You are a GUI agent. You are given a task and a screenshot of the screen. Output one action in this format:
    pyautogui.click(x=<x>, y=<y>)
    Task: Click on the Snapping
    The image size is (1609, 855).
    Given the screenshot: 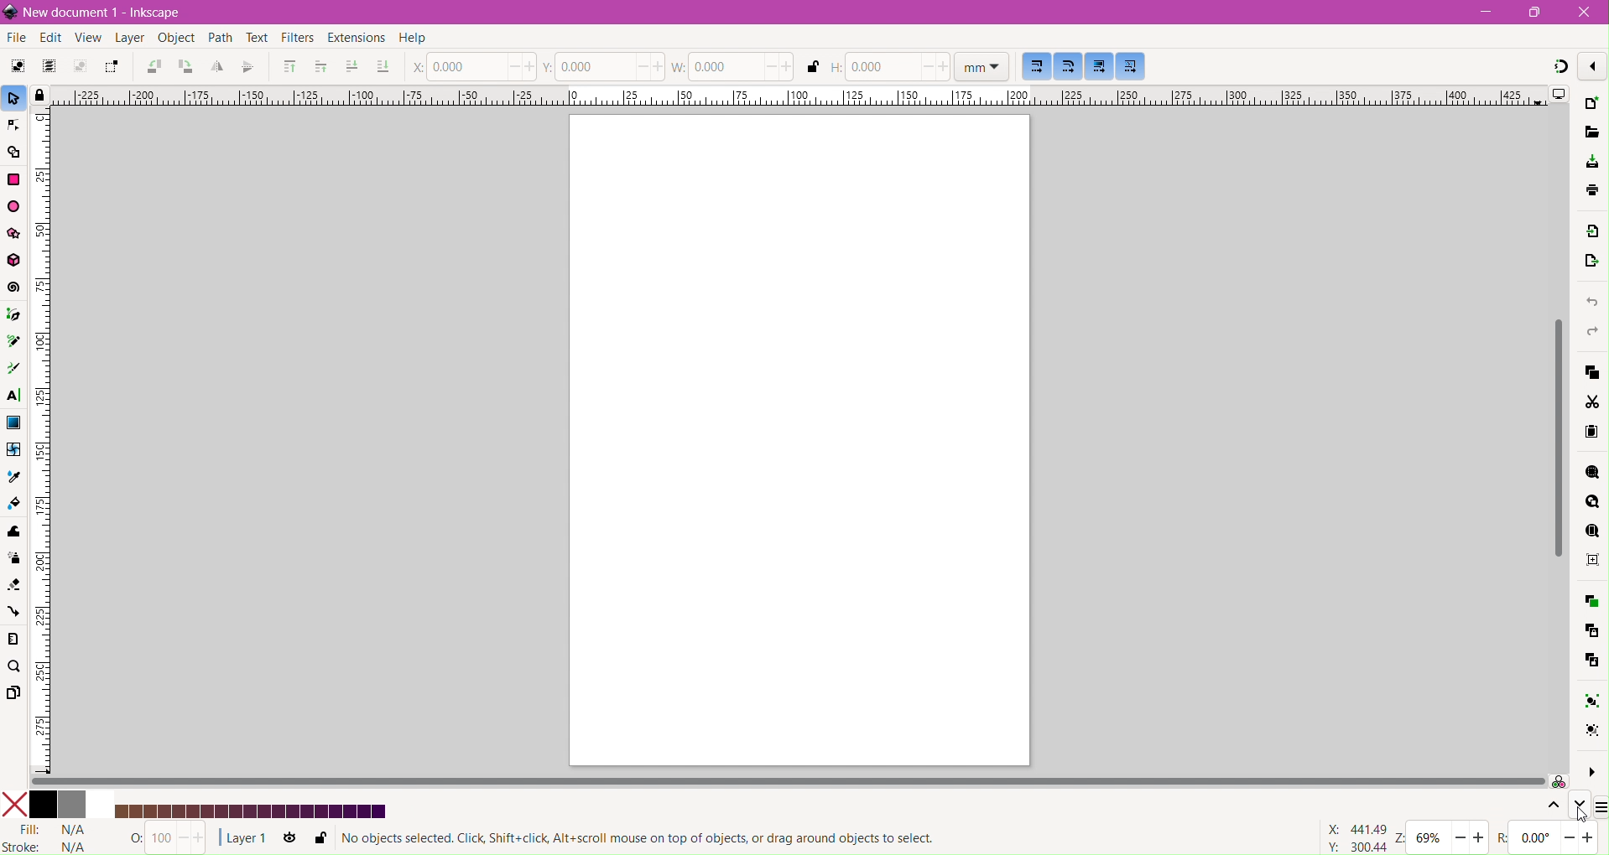 What is the action you would take?
    pyautogui.click(x=1560, y=69)
    